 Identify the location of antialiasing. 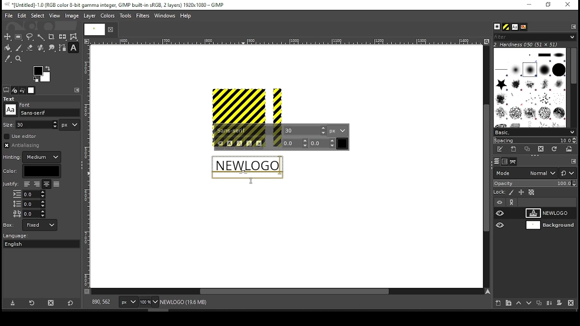
(24, 145).